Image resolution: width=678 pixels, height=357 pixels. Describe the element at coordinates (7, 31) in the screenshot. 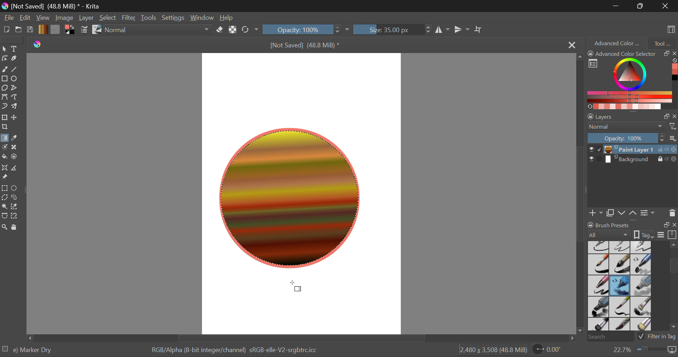

I see `New` at that location.